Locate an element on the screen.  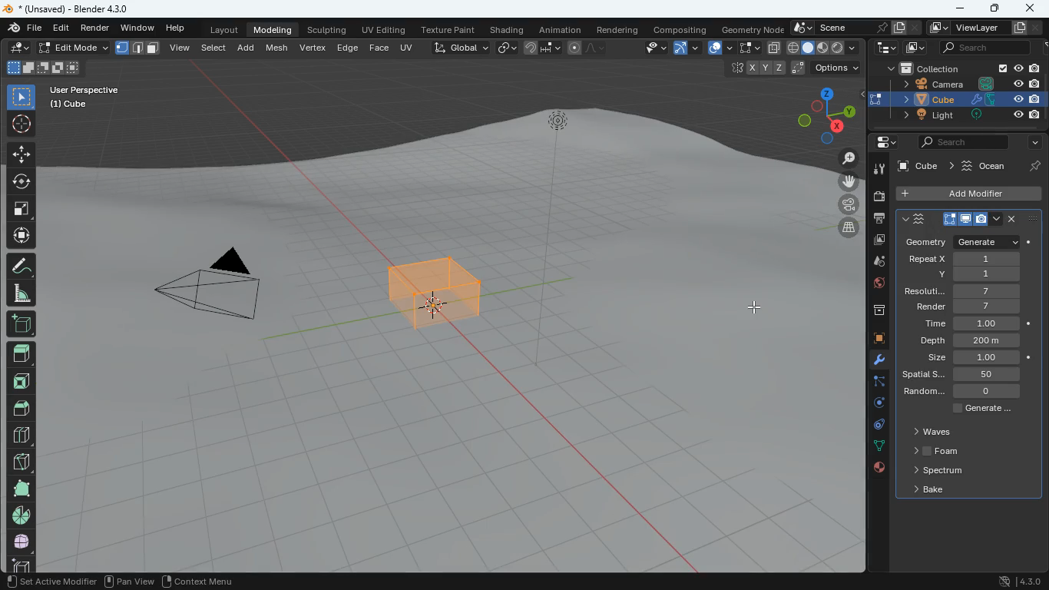
layout is located at coordinates (227, 28).